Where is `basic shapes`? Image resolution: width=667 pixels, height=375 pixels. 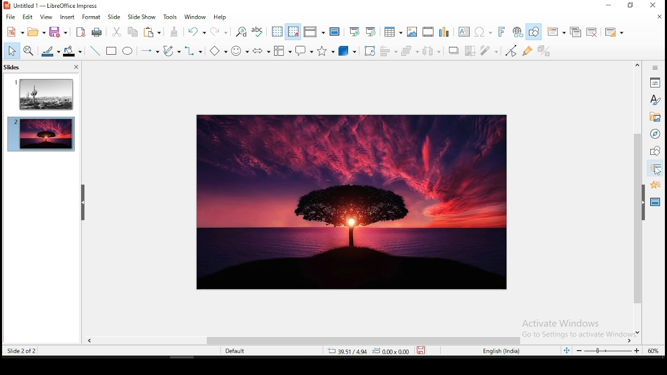
basic shapes is located at coordinates (217, 51).